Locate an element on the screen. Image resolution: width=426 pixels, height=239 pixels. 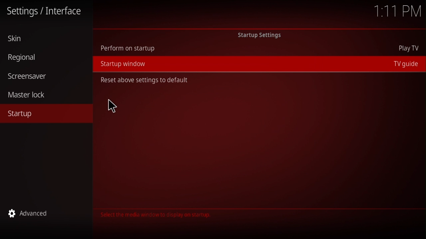
Startup window is located at coordinates (120, 64).